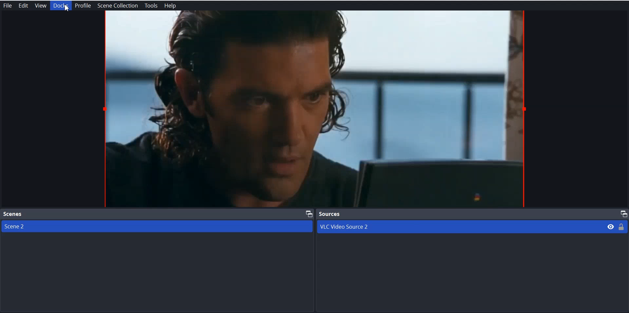  I want to click on File Preview window, so click(314, 110).